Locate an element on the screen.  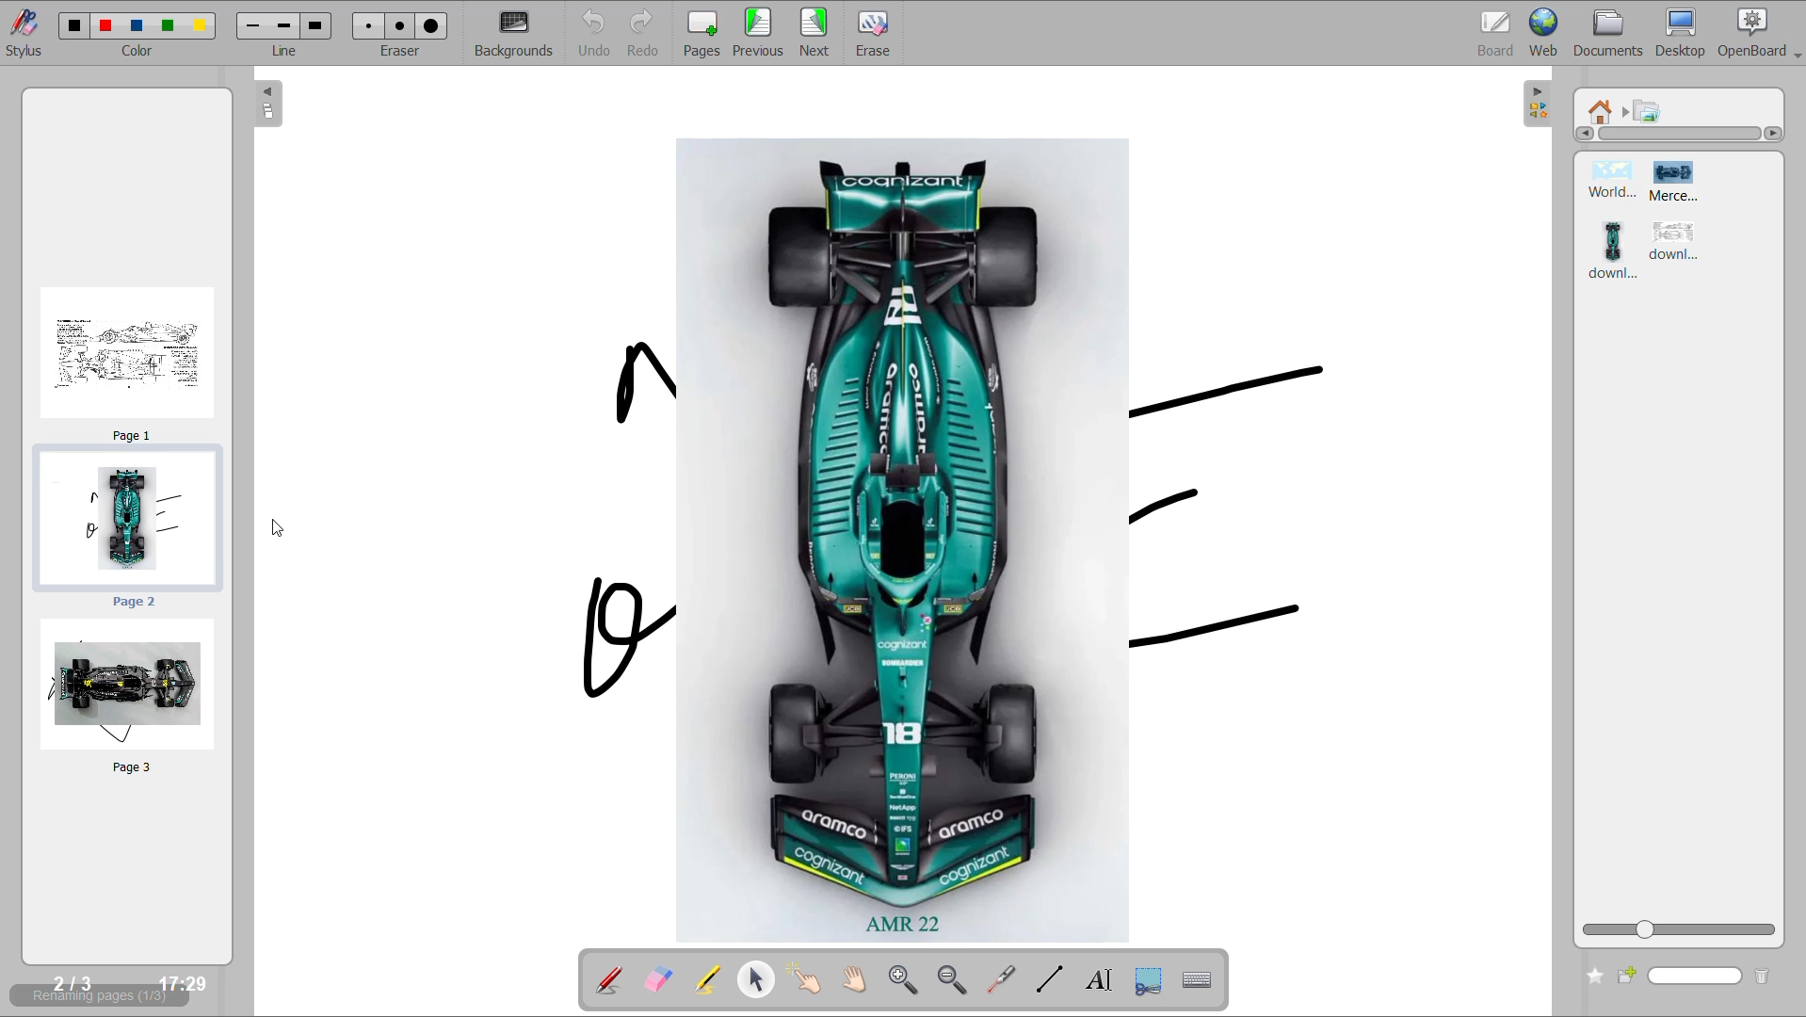
create new folder is located at coordinates (1633, 973).